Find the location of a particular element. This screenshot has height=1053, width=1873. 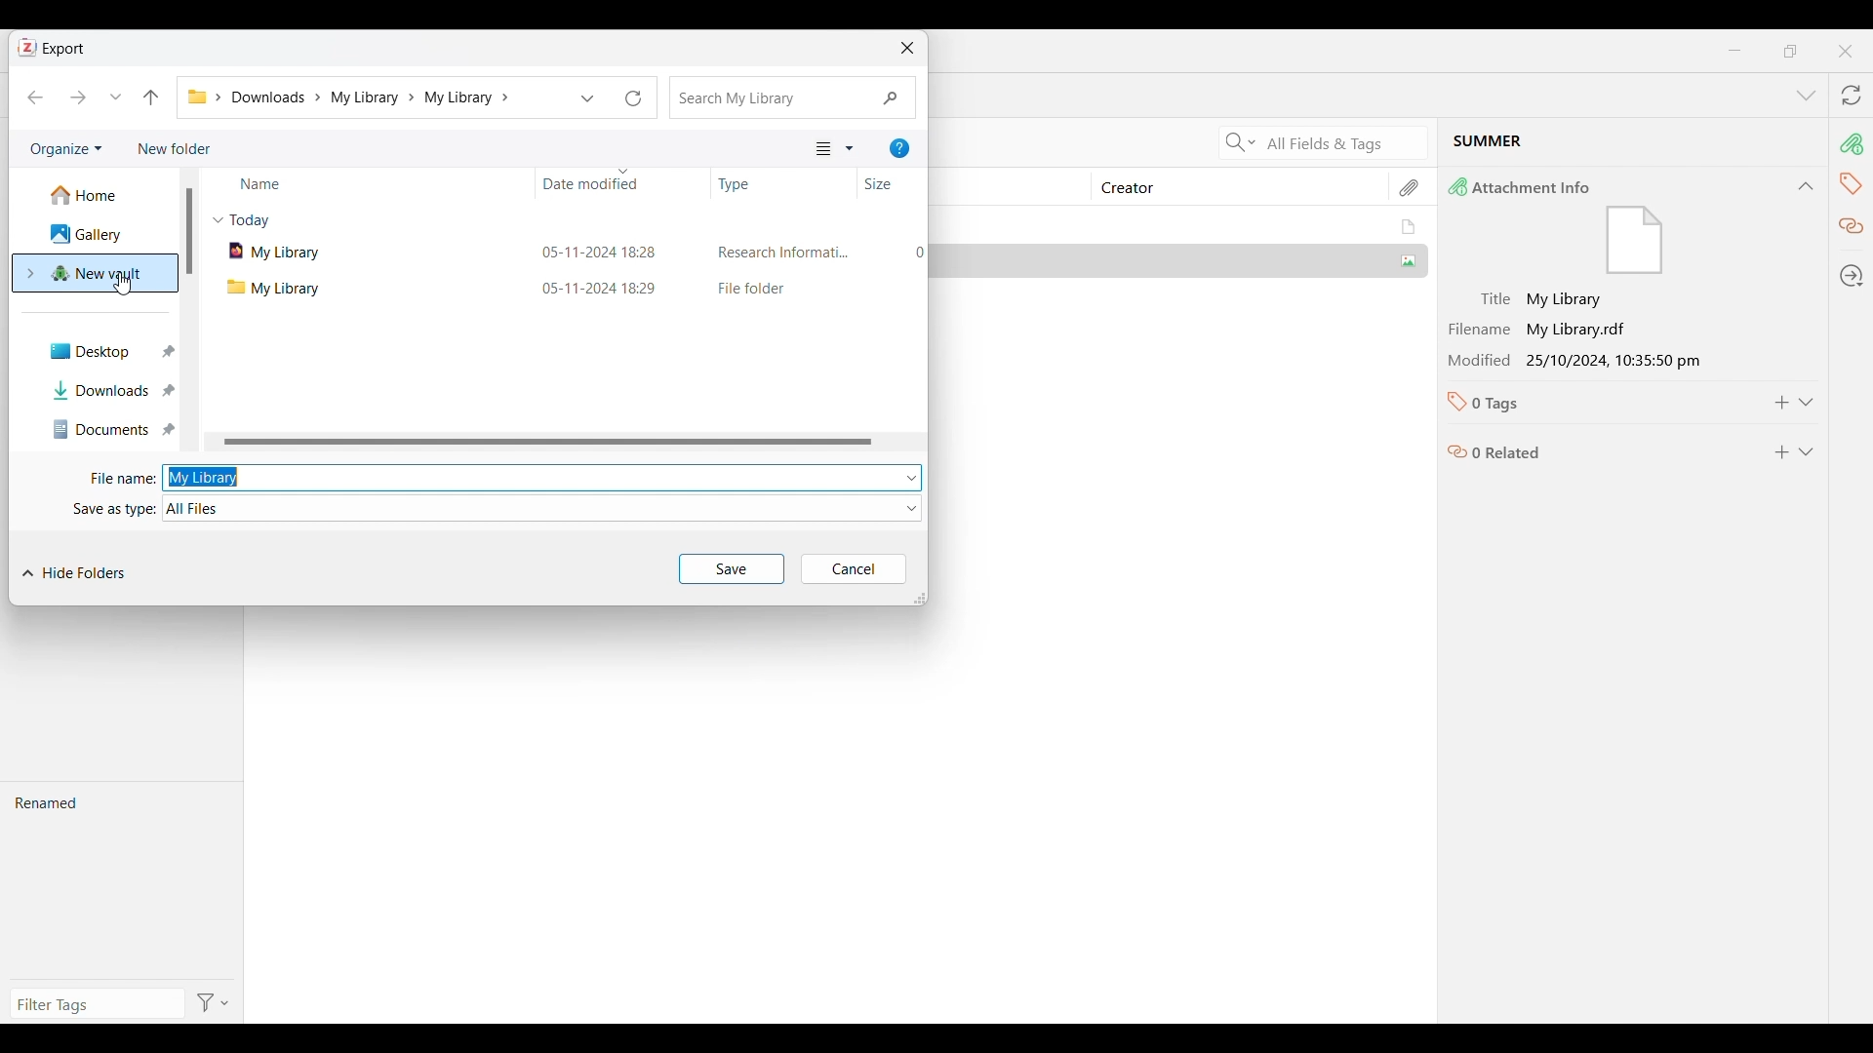

Move to the previous folder is located at coordinates (151, 96).